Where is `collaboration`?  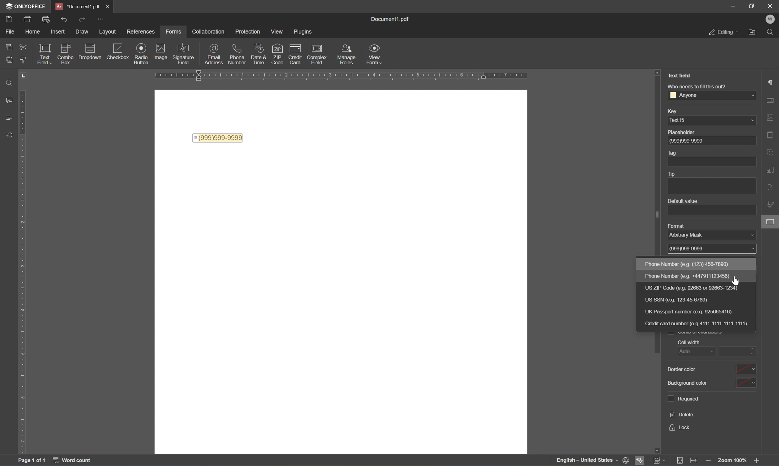
collaboration is located at coordinates (209, 31).